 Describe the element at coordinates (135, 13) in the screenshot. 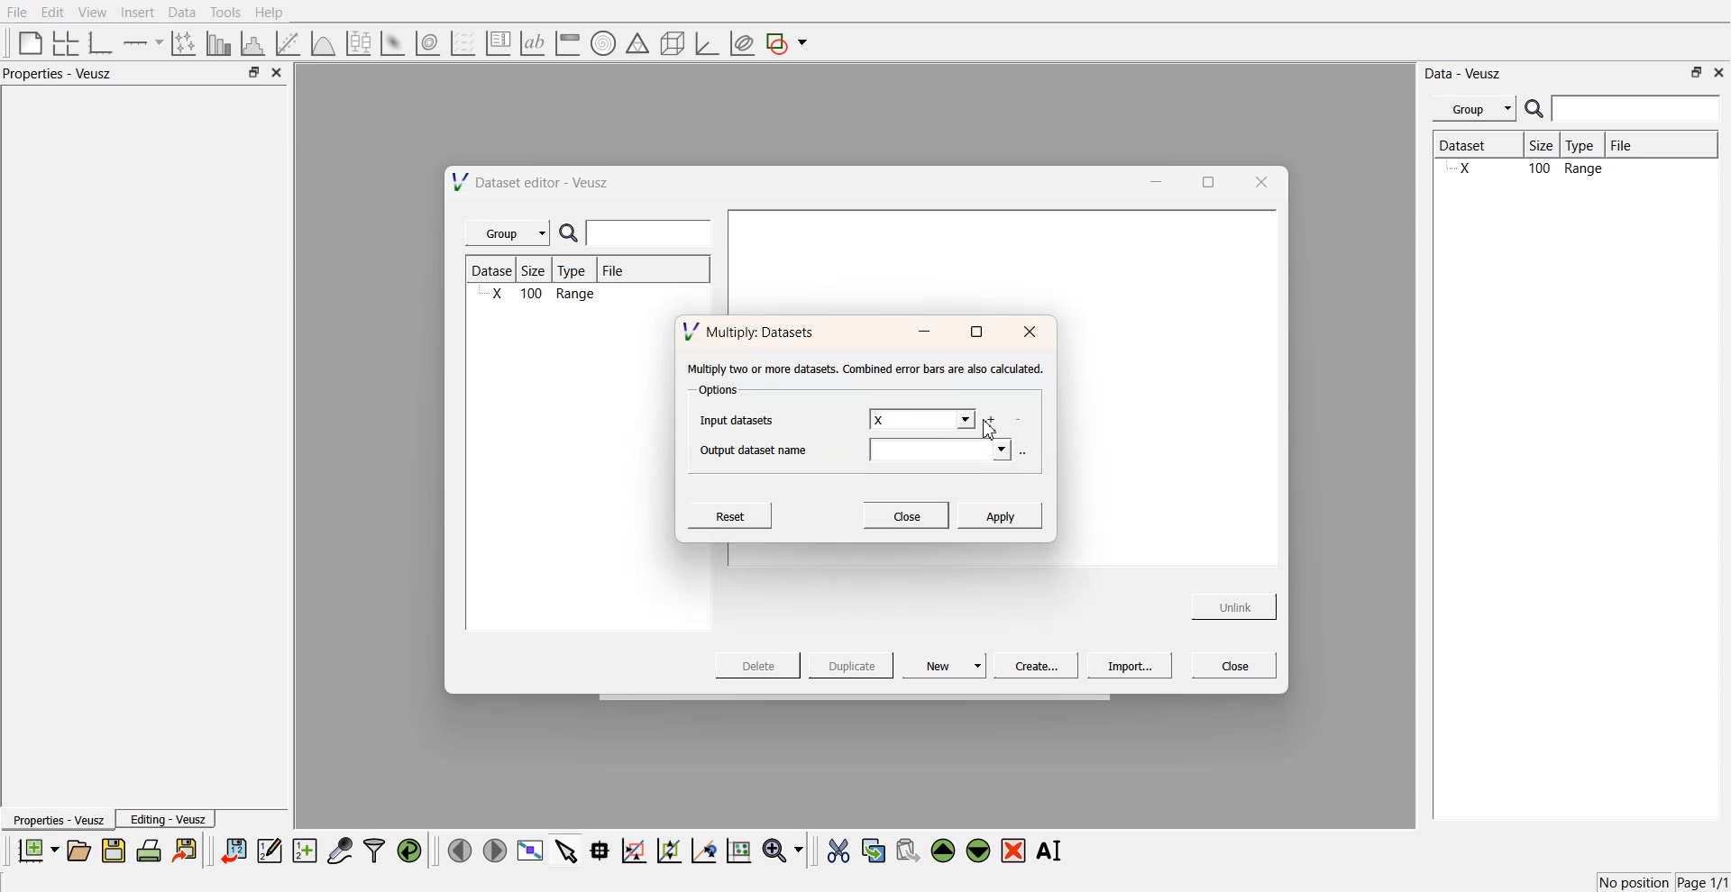

I see `Insert` at that location.